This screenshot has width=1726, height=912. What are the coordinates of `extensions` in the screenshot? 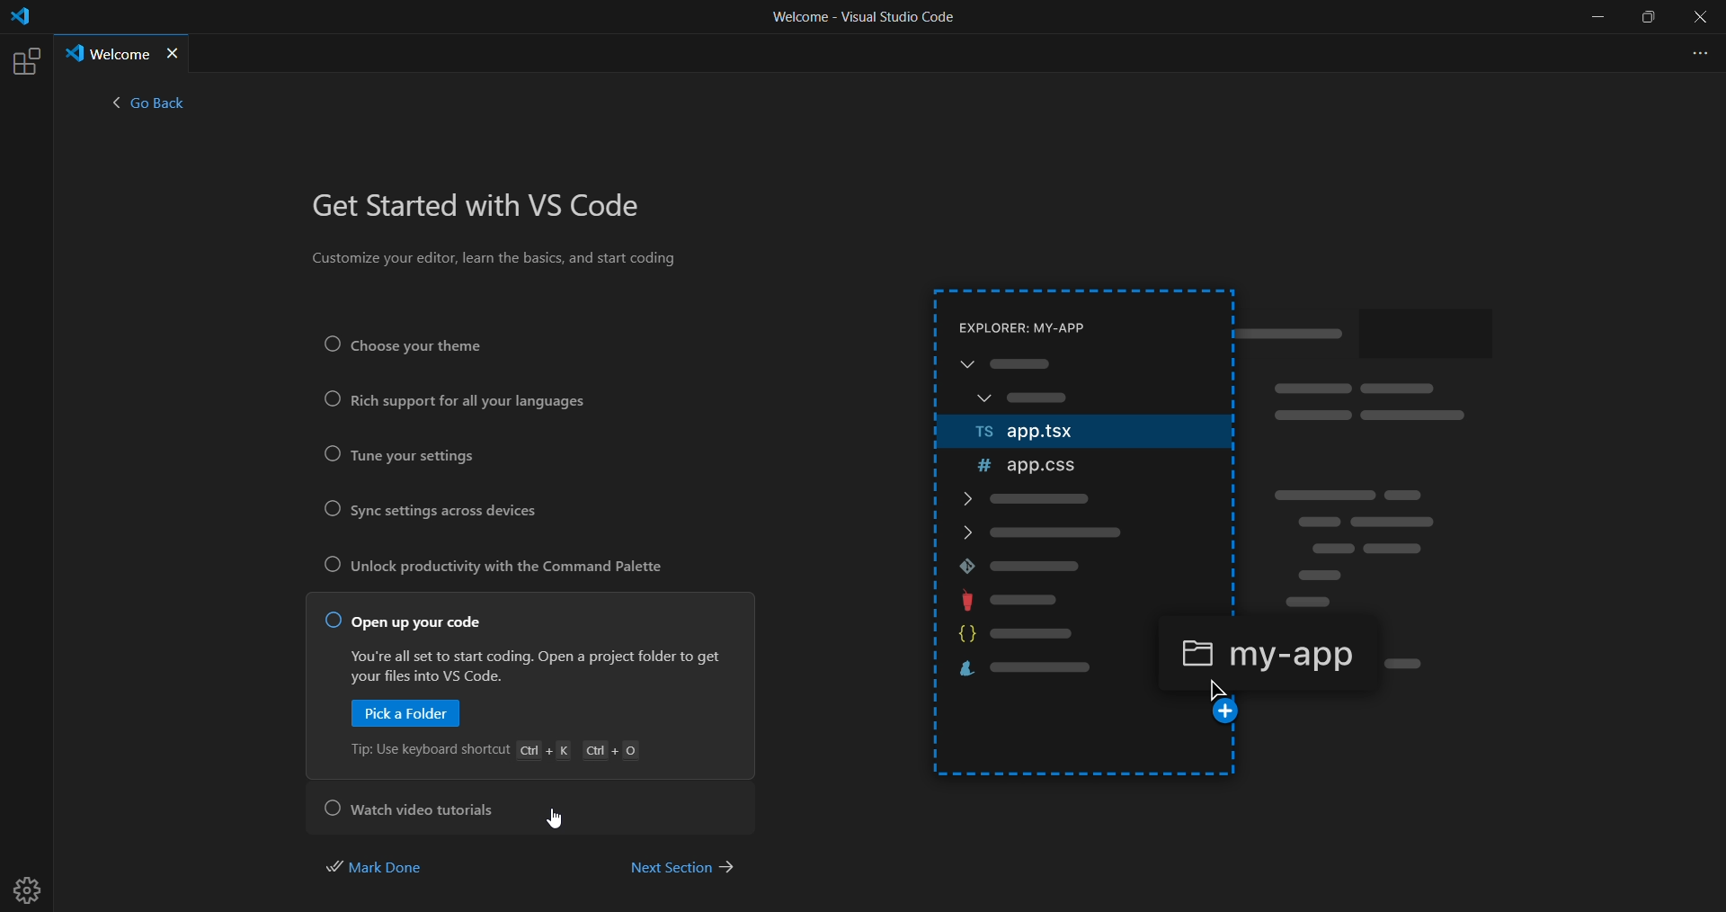 It's located at (24, 61).